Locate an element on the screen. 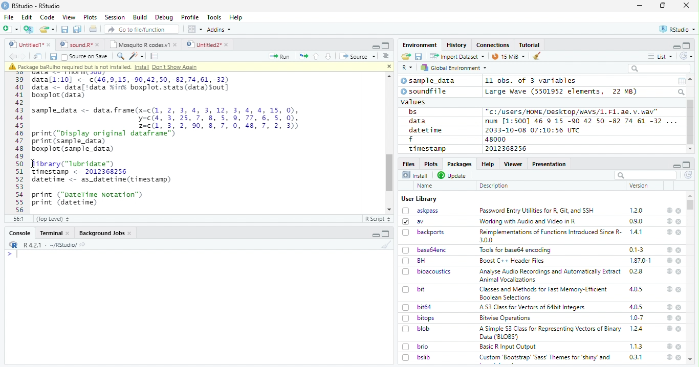 The height and width of the screenshot is (367, 699). View is located at coordinates (69, 17).